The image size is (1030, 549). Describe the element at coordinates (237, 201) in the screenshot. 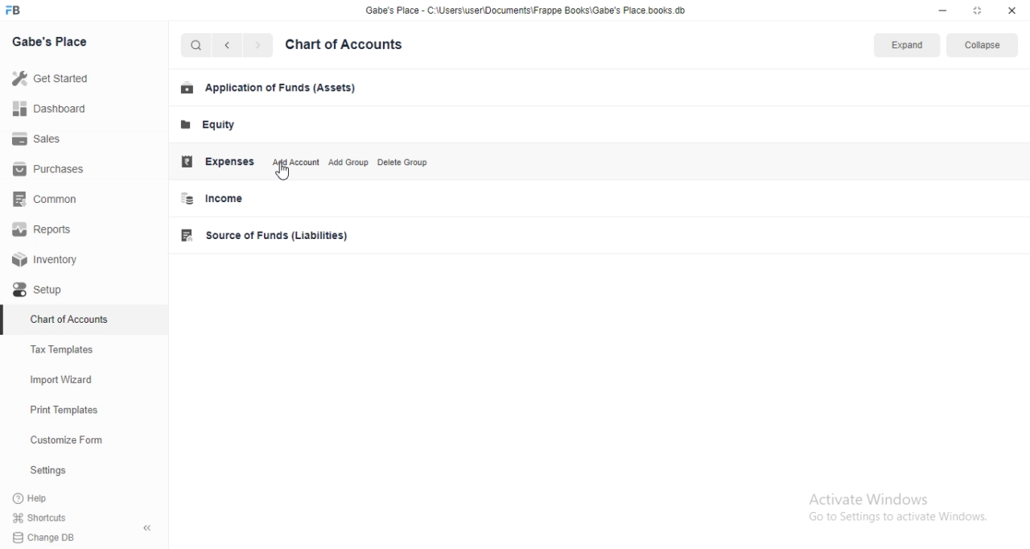

I see `Income` at that location.